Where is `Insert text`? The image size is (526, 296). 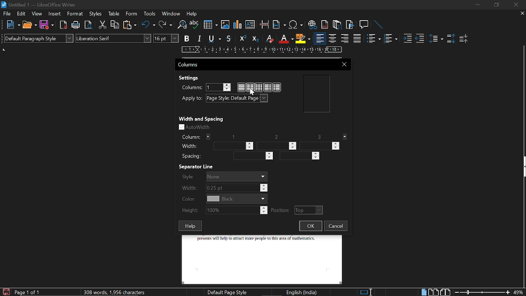 Insert text is located at coordinates (251, 25).